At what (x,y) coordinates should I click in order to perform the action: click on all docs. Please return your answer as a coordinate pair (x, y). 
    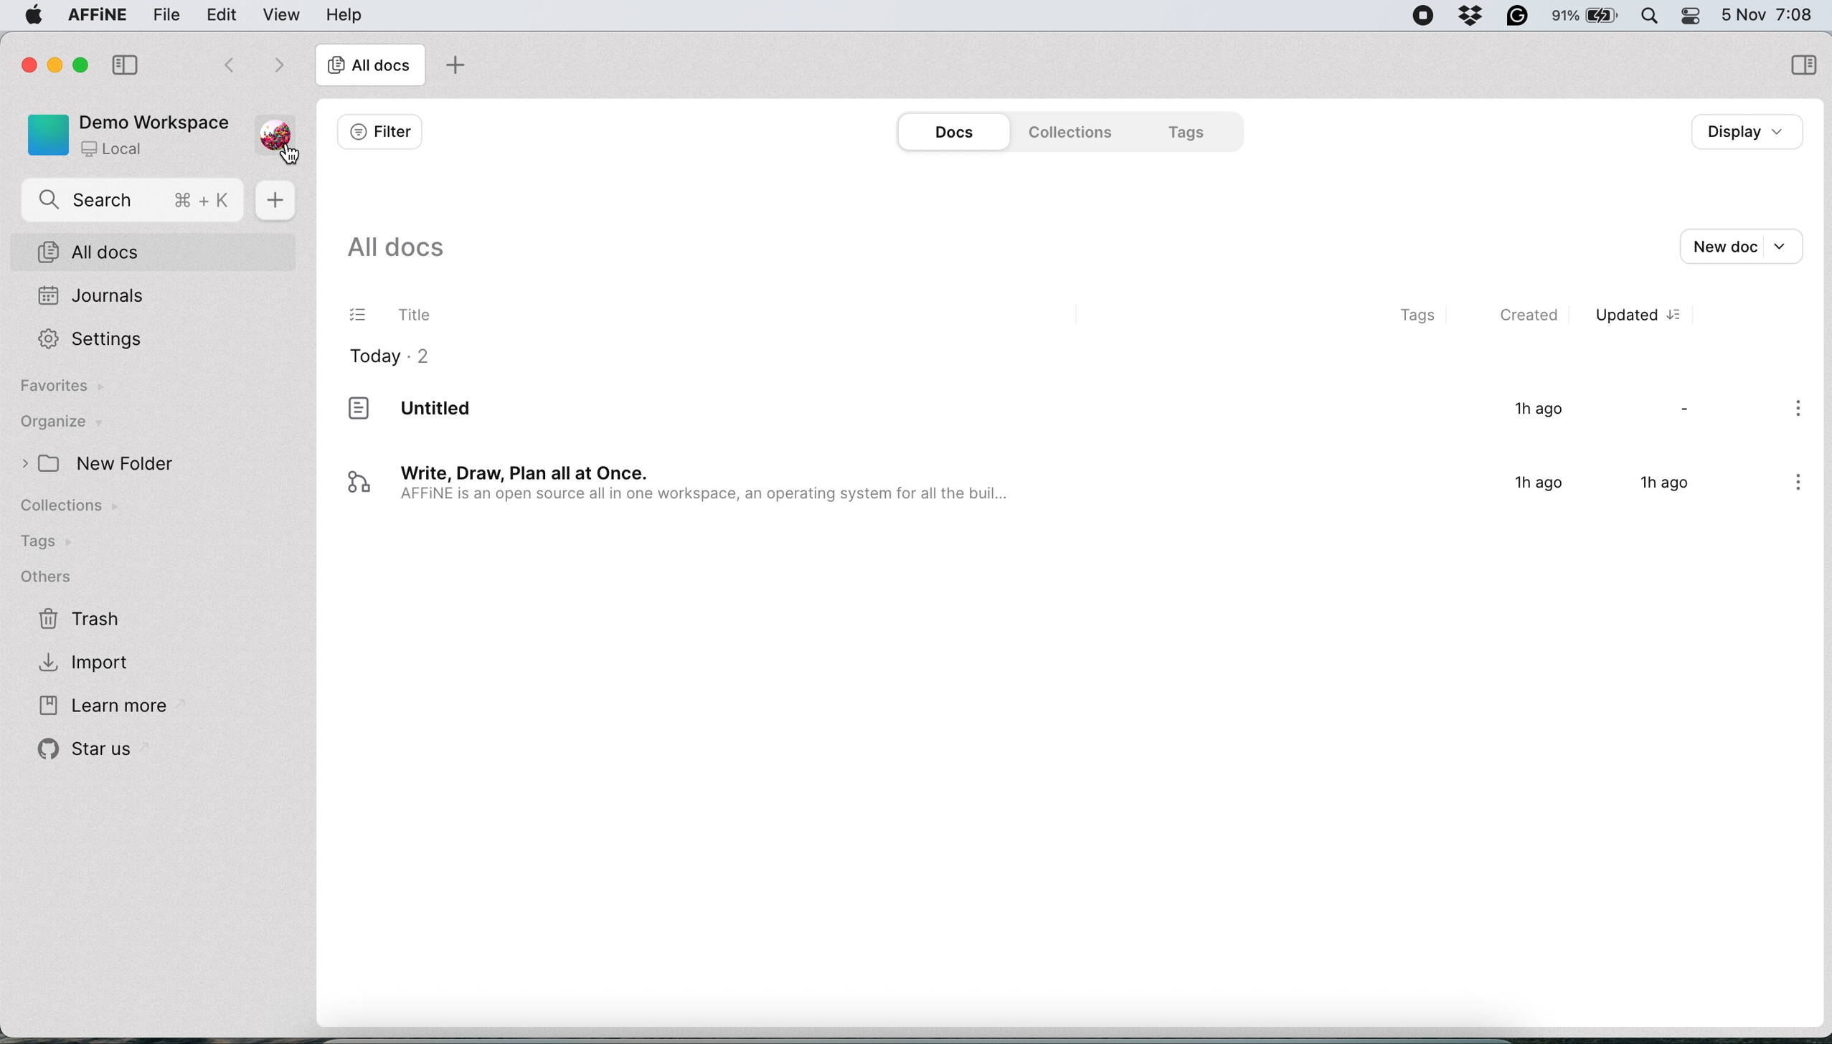
    Looking at the image, I should click on (395, 247).